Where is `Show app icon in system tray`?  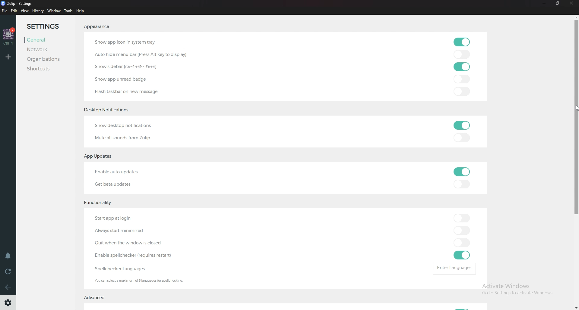 Show app icon in system tray is located at coordinates (128, 42).